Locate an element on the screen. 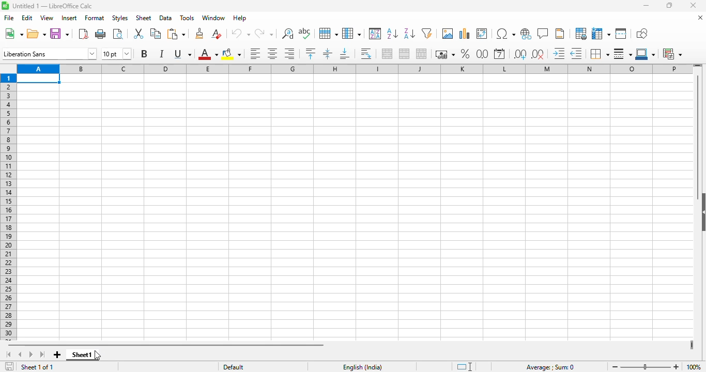  autoFilter is located at coordinates (427, 34).